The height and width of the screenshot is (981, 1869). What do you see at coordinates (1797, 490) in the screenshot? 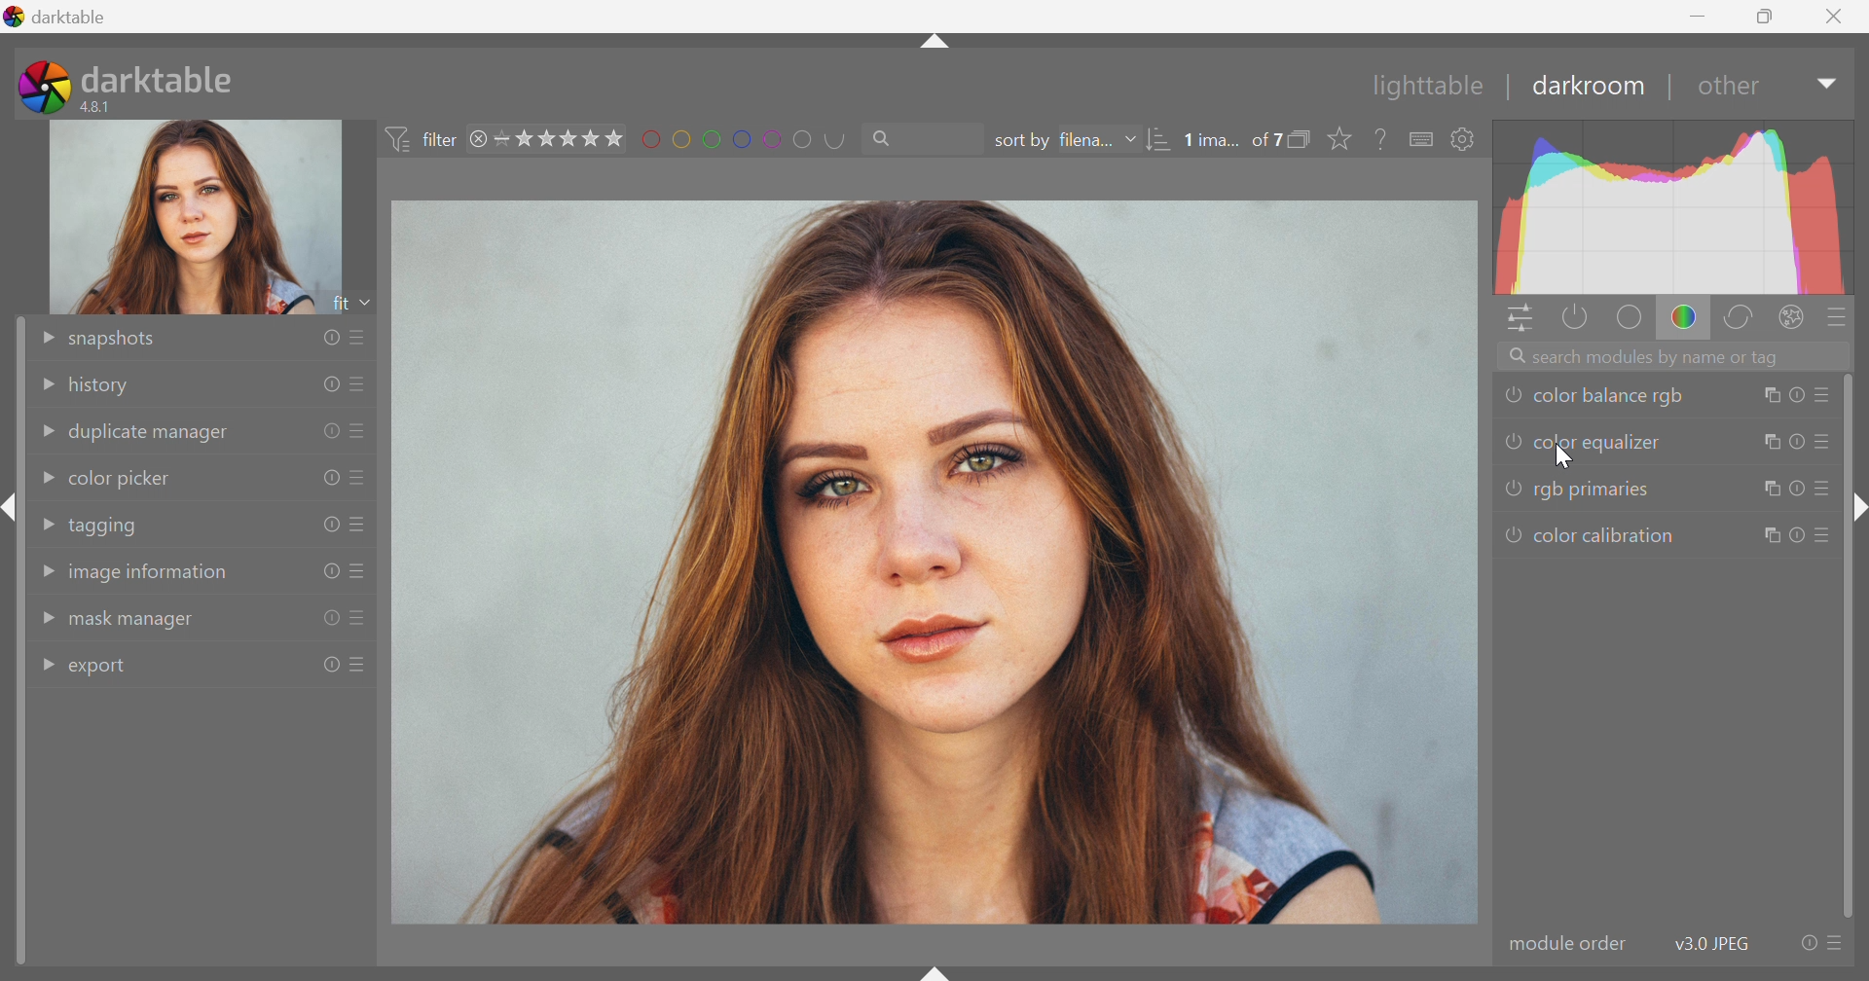
I see `reset` at bounding box center [1797, 490].